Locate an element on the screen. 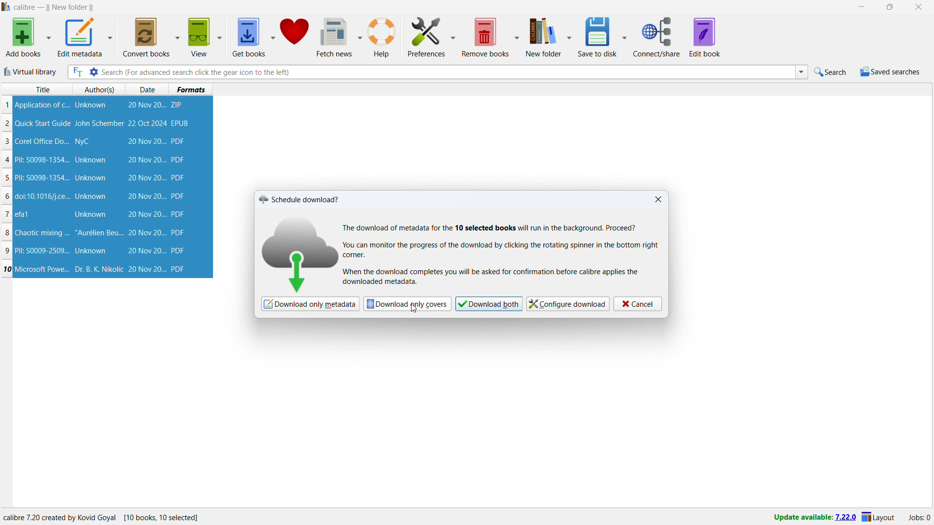 This screenshot has width=934, height=525. preferences options is located at coordinates (453, 36).